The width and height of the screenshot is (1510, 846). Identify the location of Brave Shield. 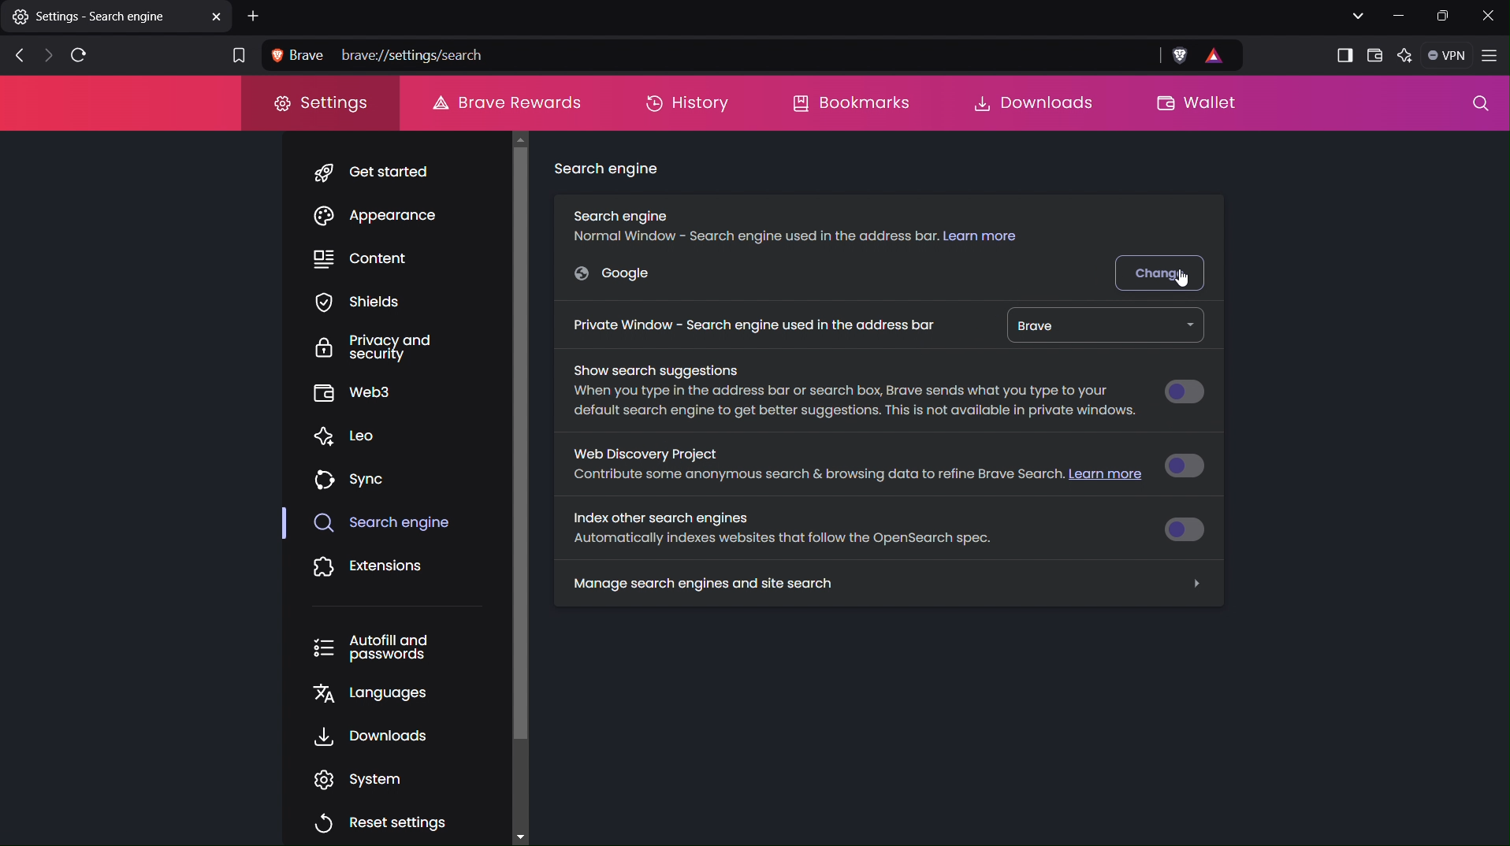
(1179, 56).